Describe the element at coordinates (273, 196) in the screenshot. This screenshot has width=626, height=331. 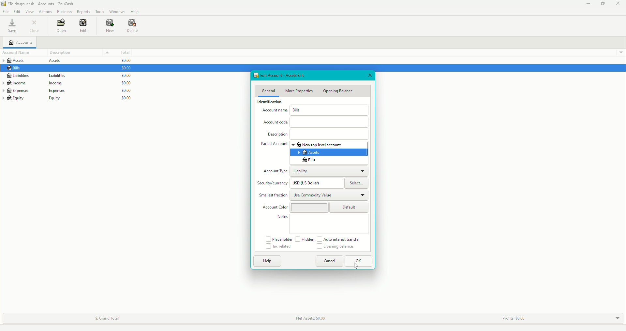
I see `Smallest fraction` at that location.